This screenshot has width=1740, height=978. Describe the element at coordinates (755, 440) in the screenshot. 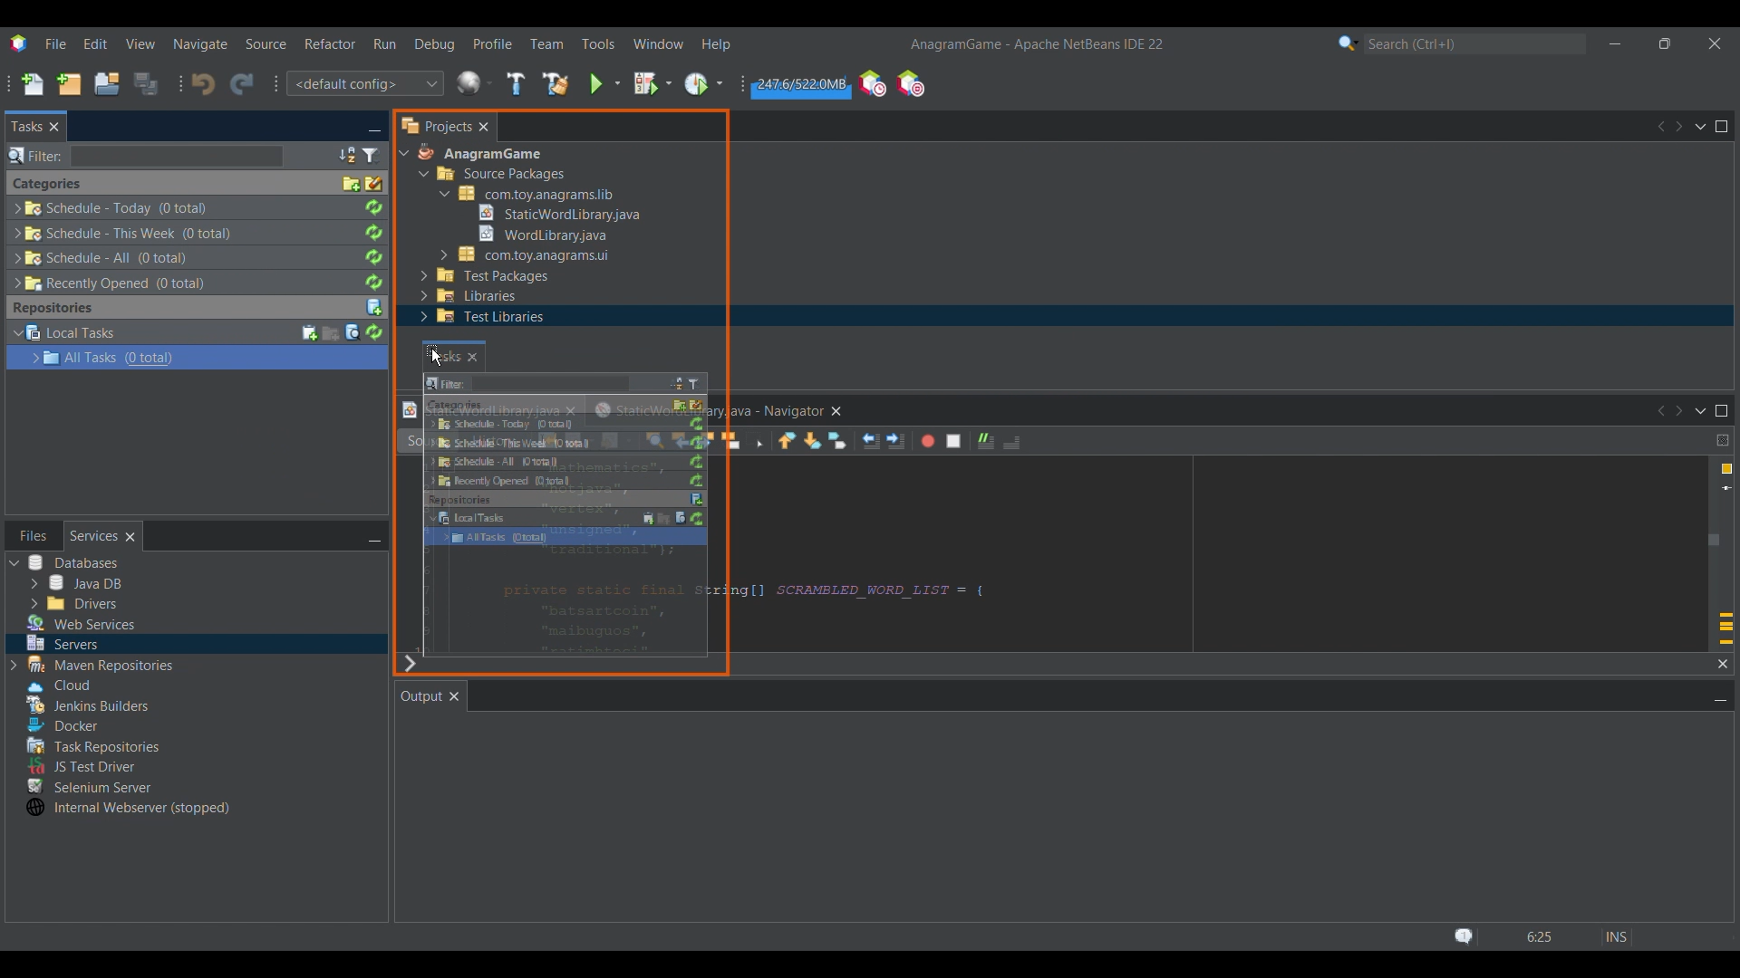

I see `Toggle rectangular selection` at that location.